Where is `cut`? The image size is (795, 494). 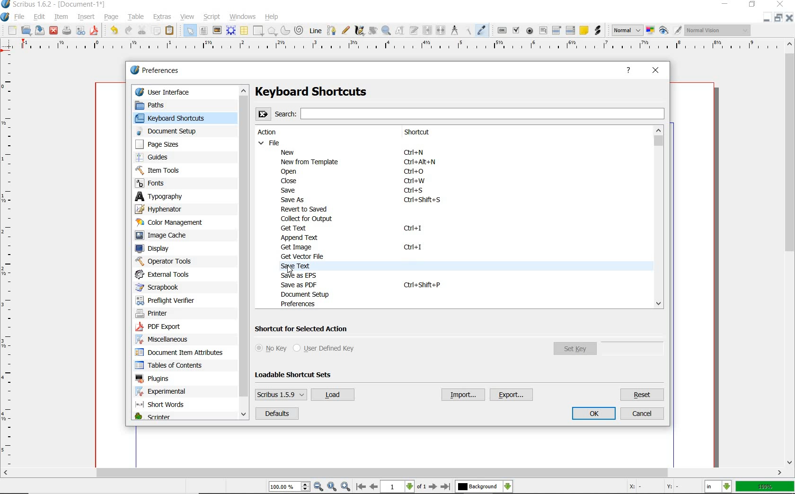
cut is located at coordinates (143, 30).